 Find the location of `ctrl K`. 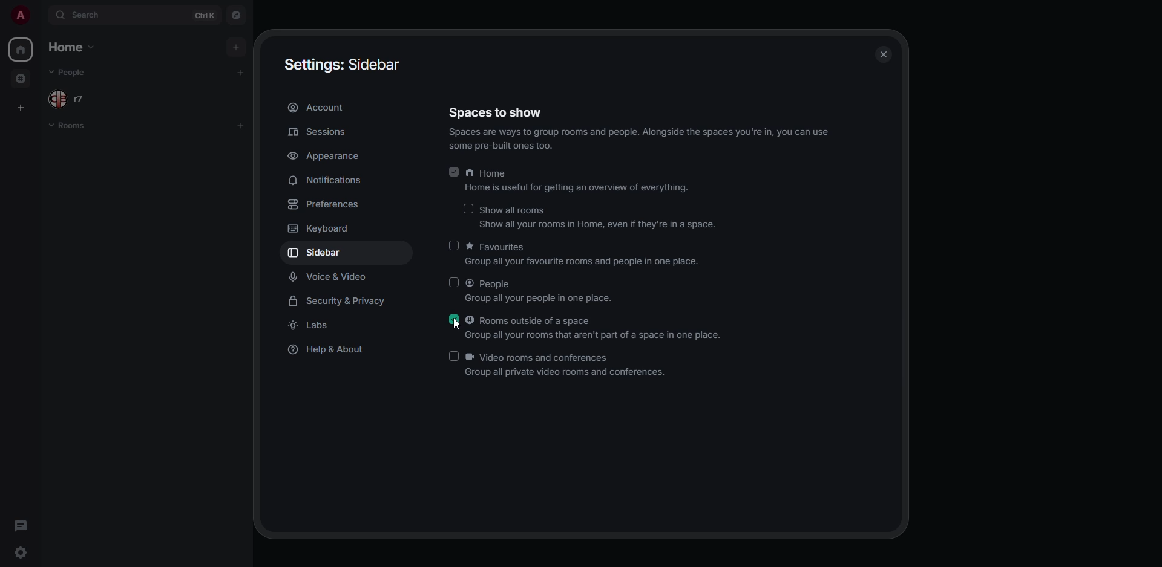

ctrl K is located at coordinates (204, 15).